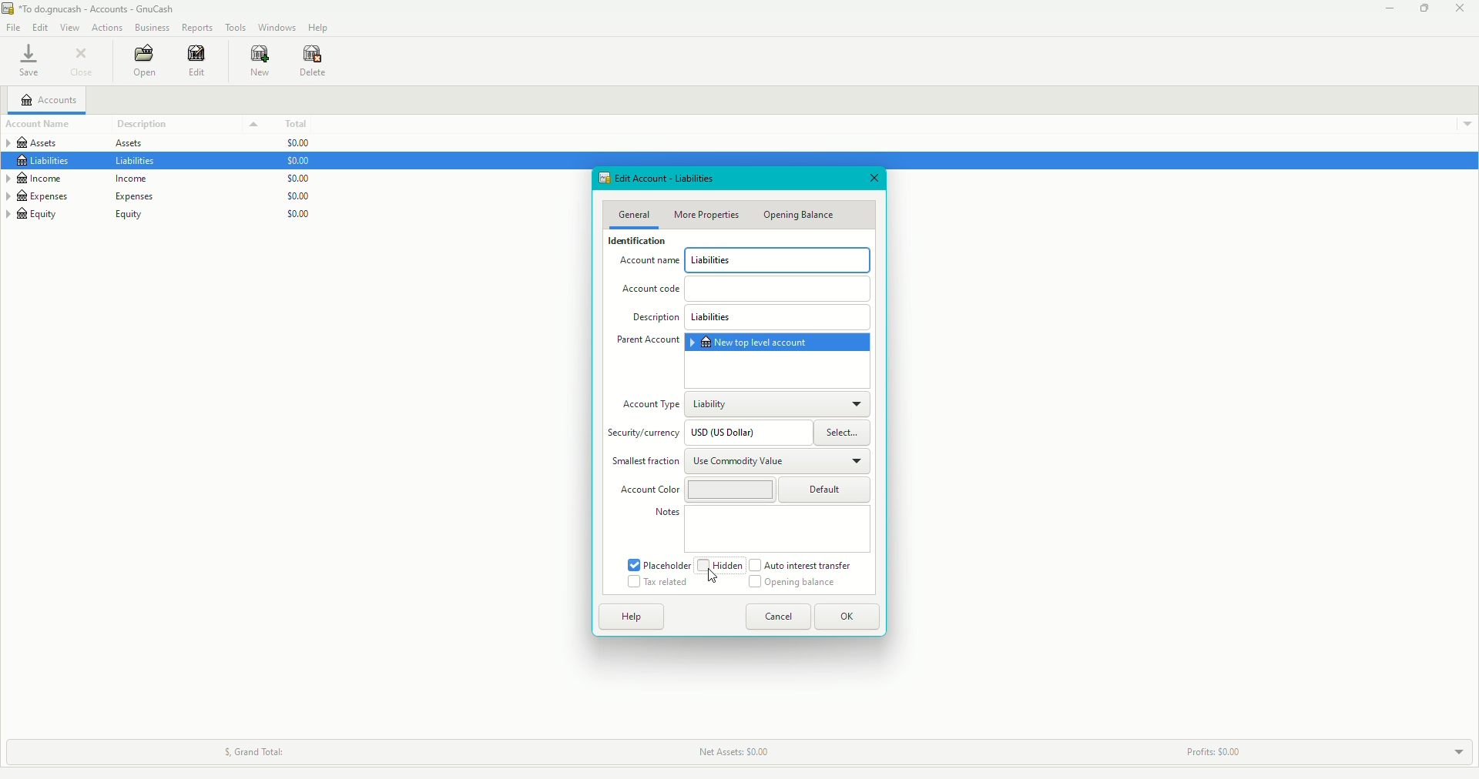 This screenshot has height=779, width=1479. What do you see at coordinates (86, 62) in the screenshot?
I see `Close` at bounding box center [86, 62].